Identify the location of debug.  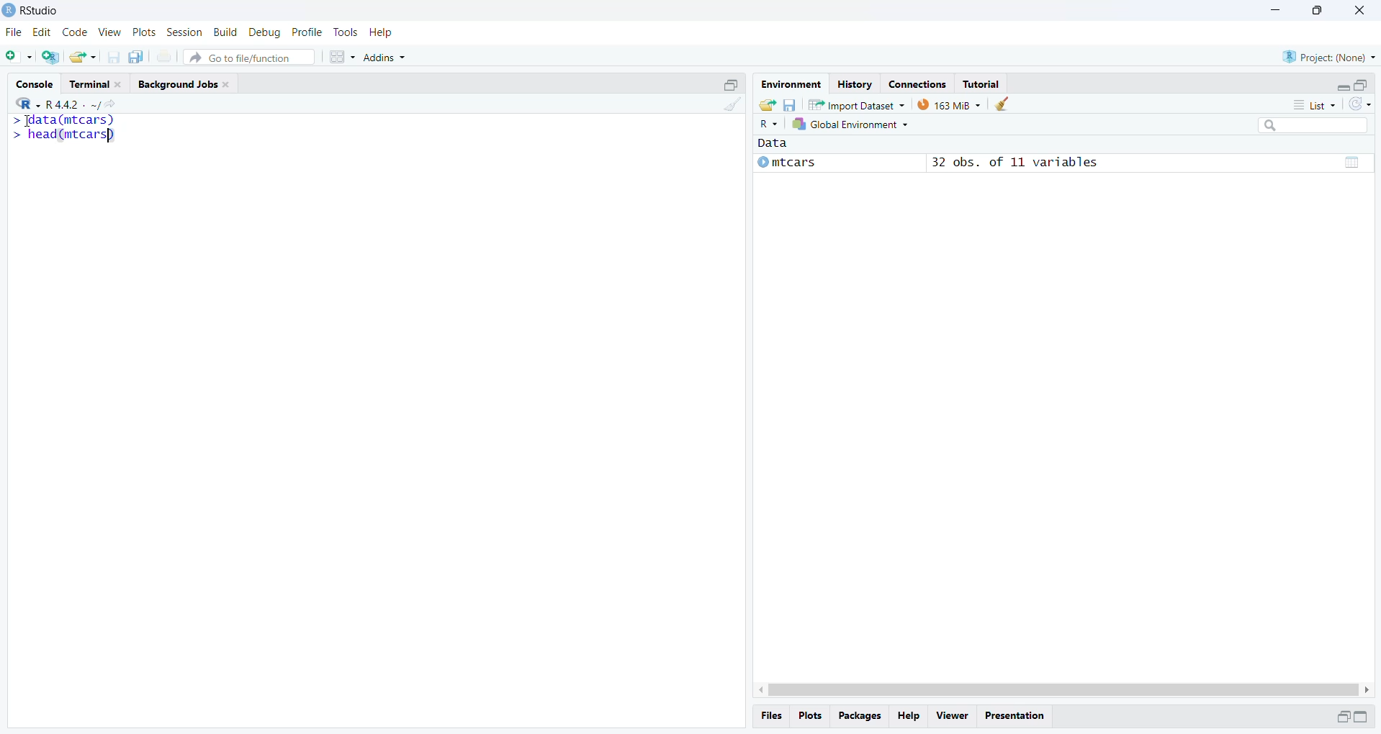
(264, 32).